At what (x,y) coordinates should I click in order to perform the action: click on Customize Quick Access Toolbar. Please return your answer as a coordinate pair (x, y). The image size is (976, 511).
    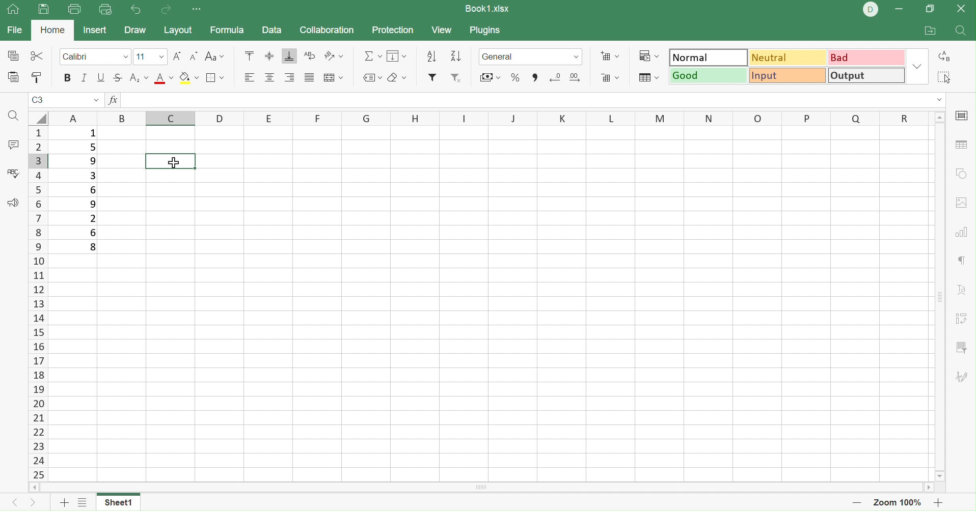
    Looking at the image, I should click on (198, 10).